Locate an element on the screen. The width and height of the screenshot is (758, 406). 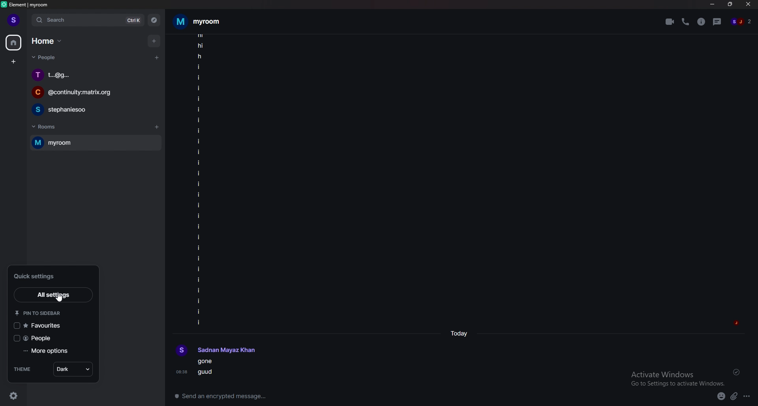
Home is located at coordinates (48, 40).